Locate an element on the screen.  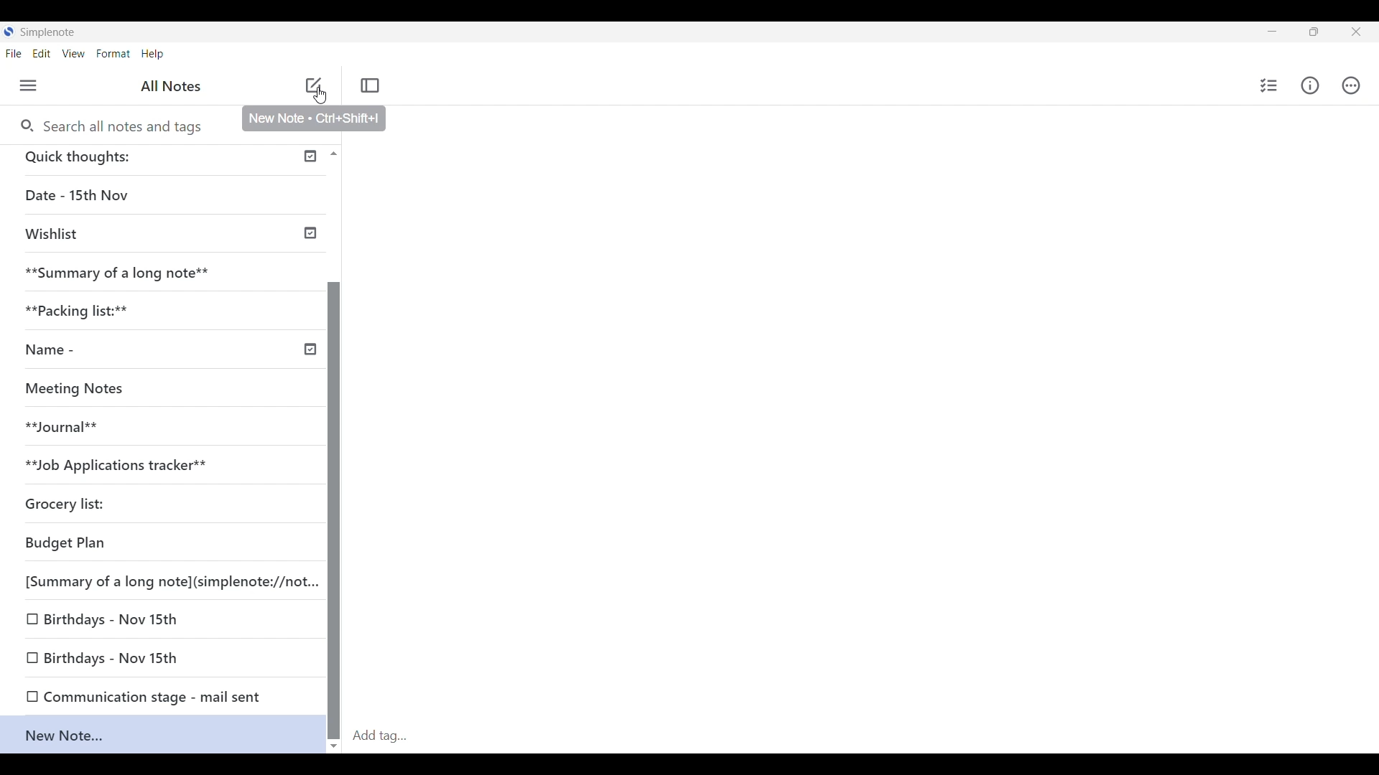
Budget Plan is located at coordinates (161, 542).